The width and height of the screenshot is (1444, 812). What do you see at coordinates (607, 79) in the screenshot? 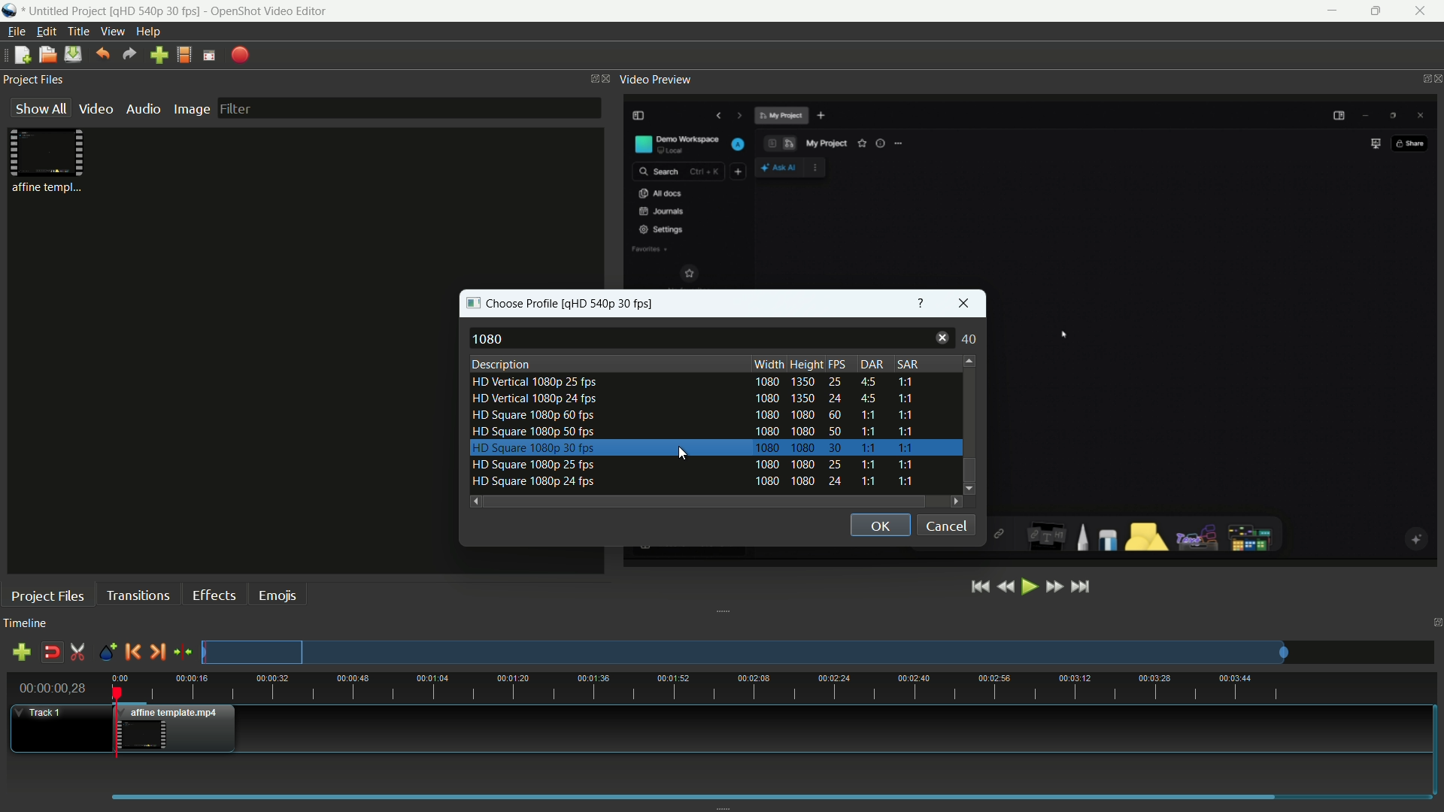
I see `close project files` at bounding box center [607, 79].